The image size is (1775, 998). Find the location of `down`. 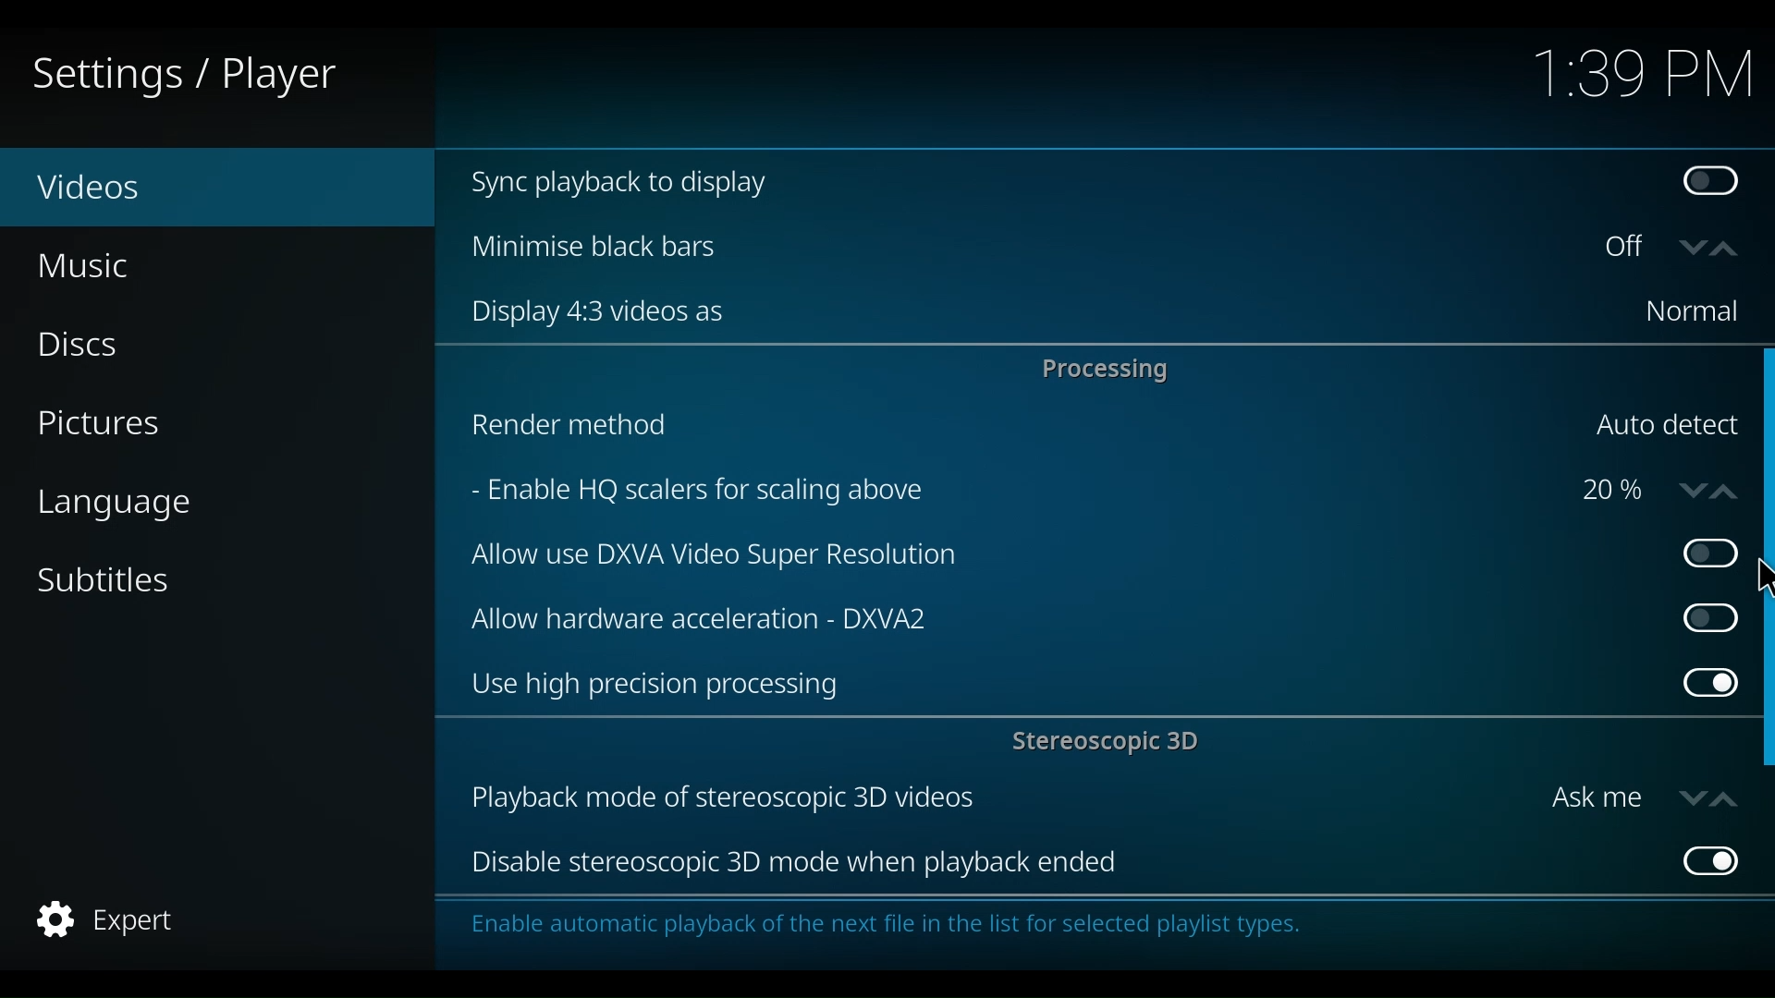

down is located at coordinates (1693, 248).